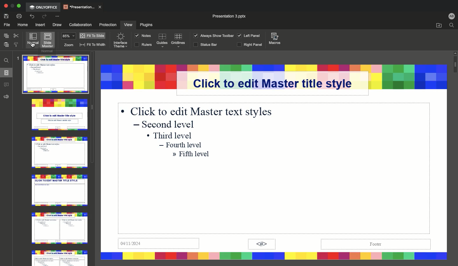 The image size is (458, 266). I want to click on Layout master slide 3 with new layout, so click(59, 153).